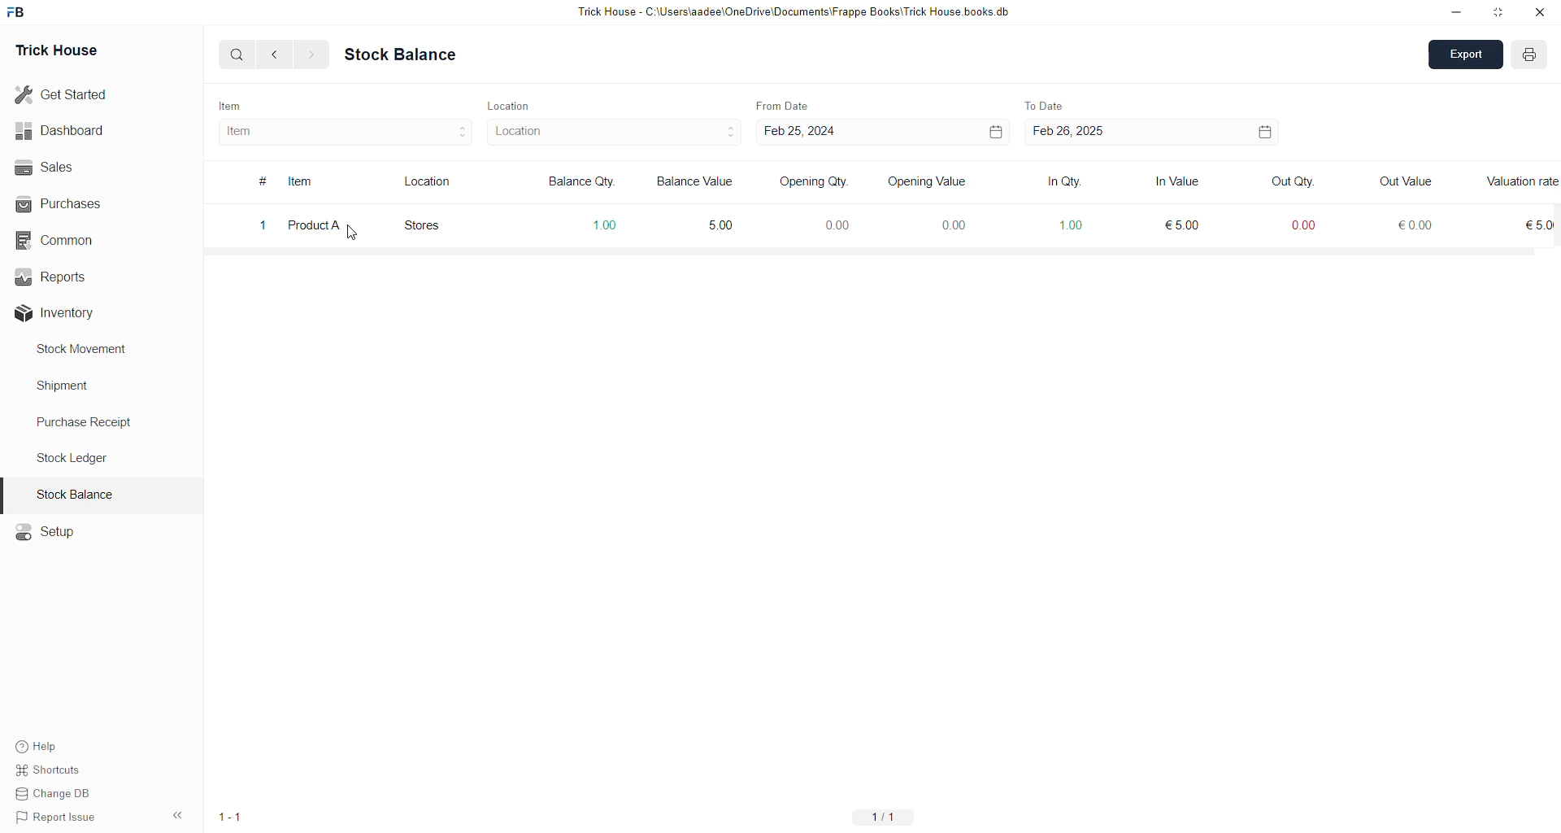 The image size is (1561, 833). Describe the element at coordinates (237, 56) in the screenshot. I see `Search` at that location.